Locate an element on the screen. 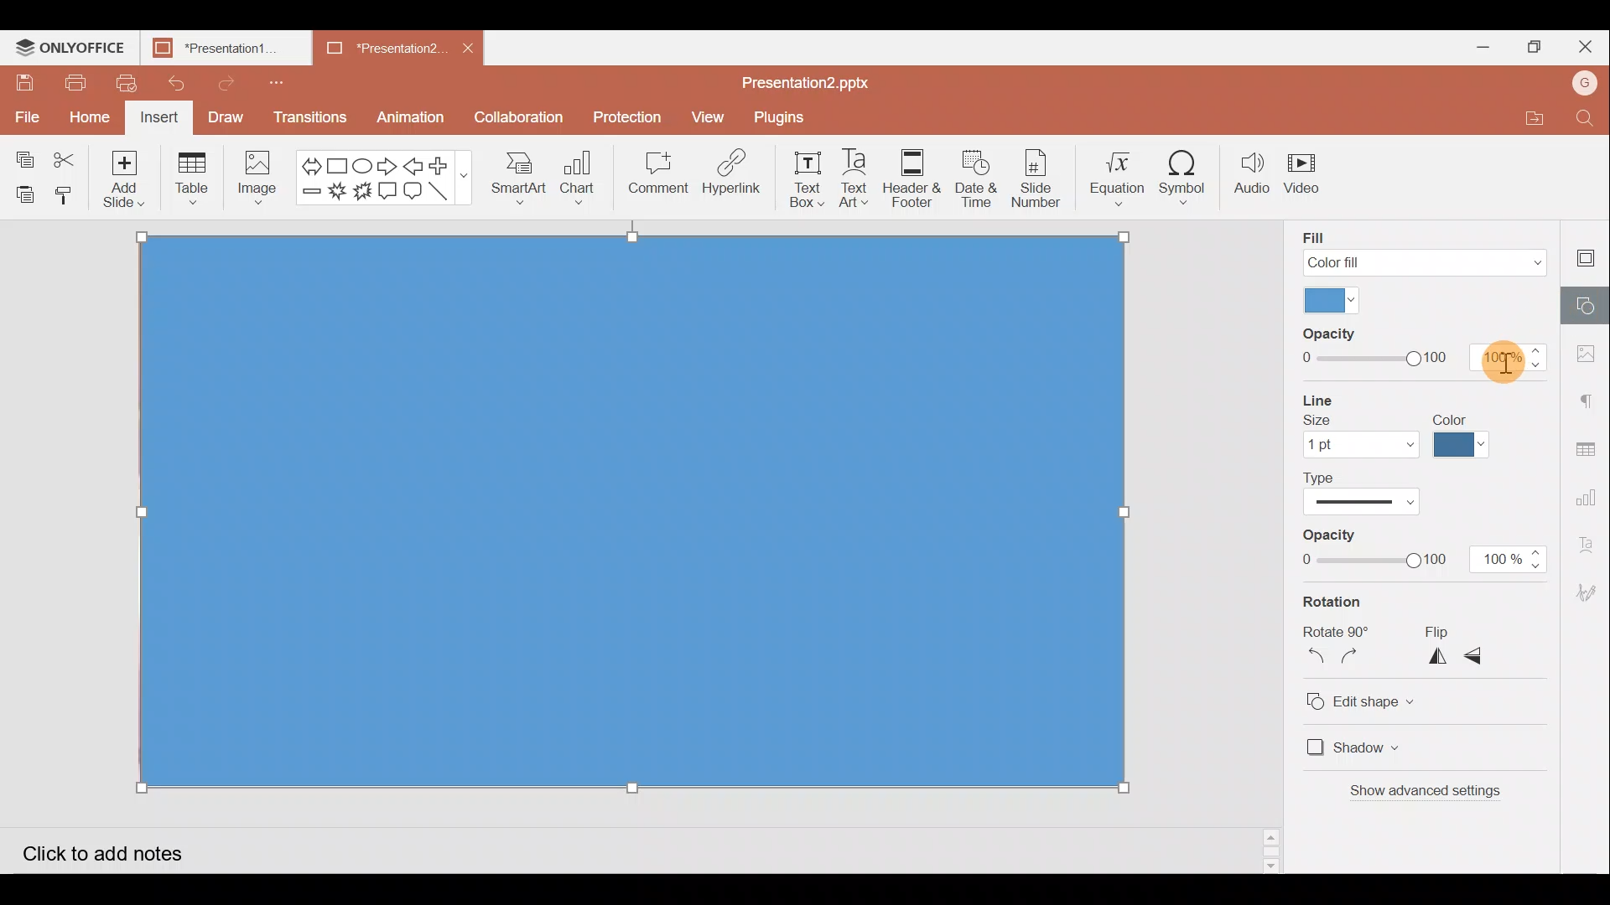 The image size is (1610, 905). Open file location is located at coordinates (1545, 117).